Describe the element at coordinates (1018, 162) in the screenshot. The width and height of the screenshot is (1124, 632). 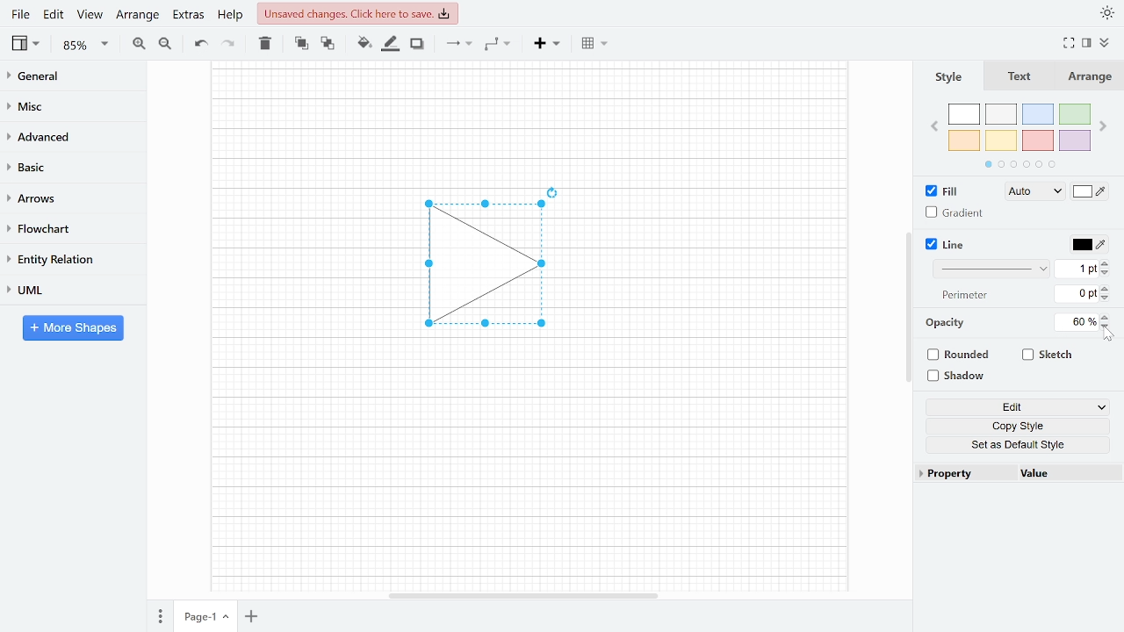
I see `pages in color section` at that location.